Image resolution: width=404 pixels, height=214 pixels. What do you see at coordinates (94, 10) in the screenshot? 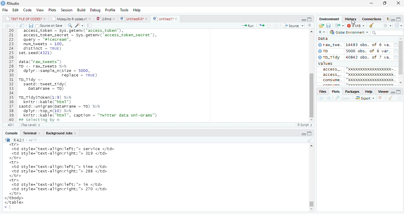
I see `Debug` at bounding box center [94, 10].